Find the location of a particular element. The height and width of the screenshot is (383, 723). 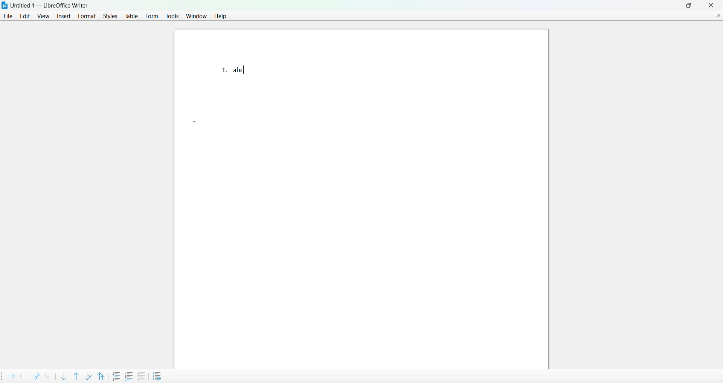

file is located at coordinates (8, 17).